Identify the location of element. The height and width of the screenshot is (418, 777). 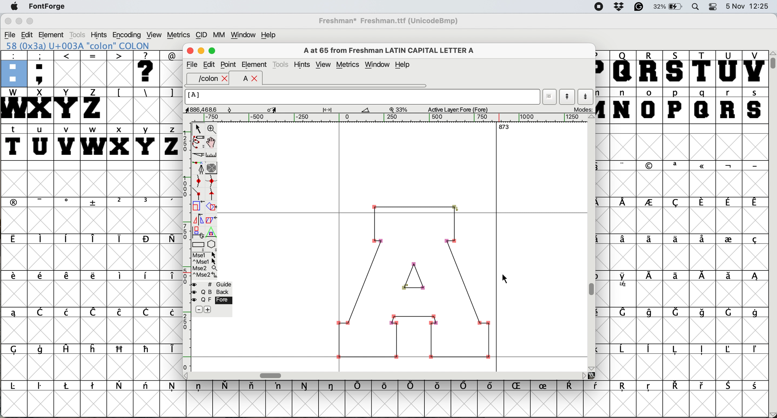
(254, 64).